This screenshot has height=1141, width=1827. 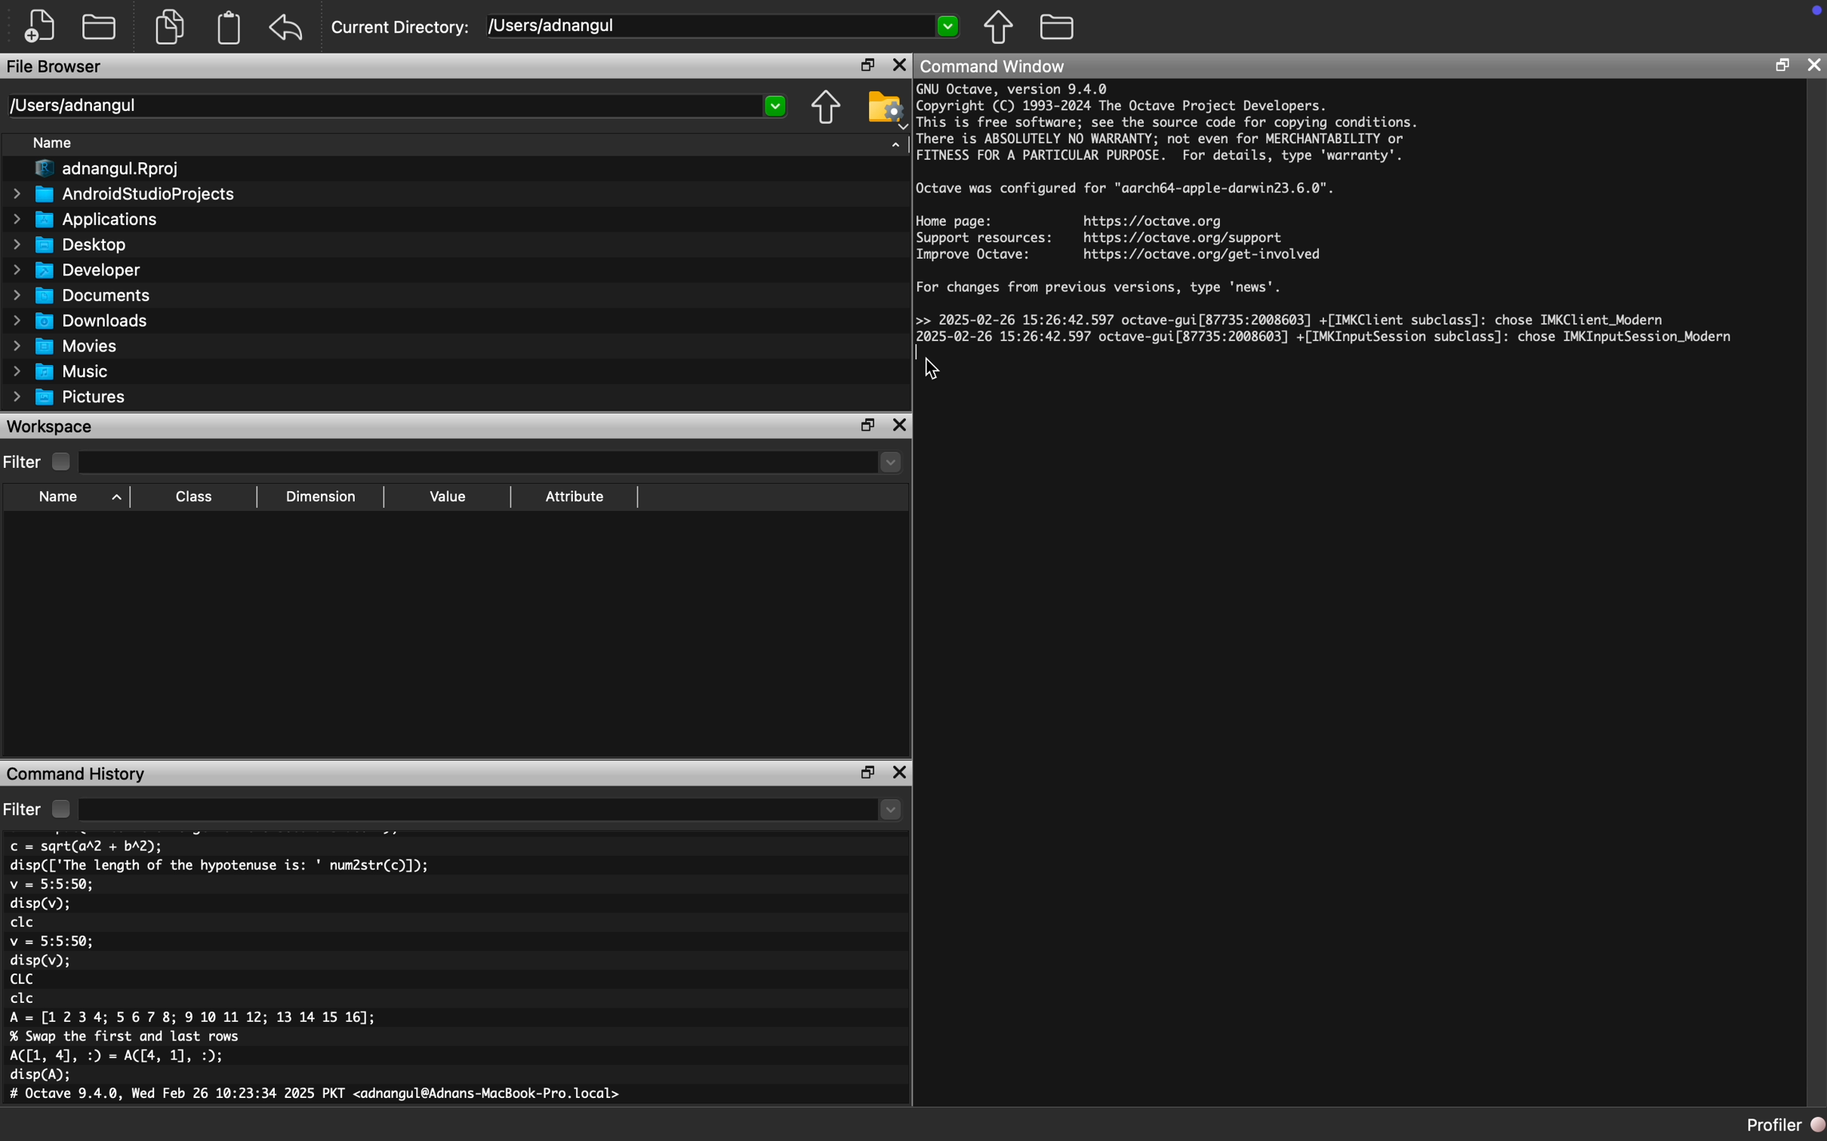 I want to click on disp(v);, so click(x=41, y=961).